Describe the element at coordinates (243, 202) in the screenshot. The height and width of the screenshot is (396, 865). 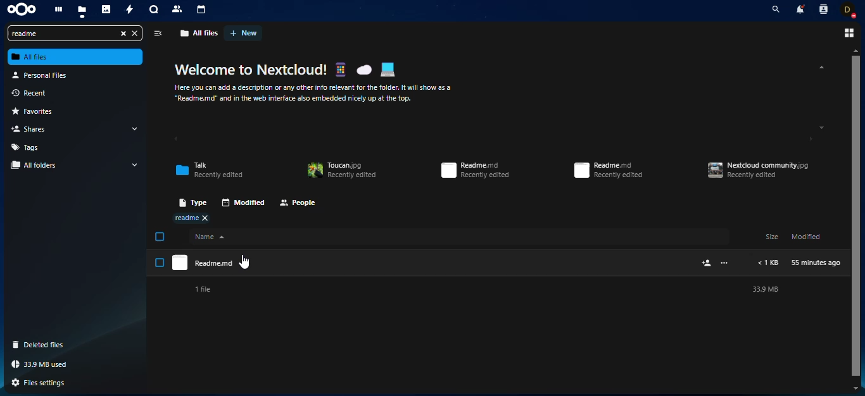
I see `modified` at that location.